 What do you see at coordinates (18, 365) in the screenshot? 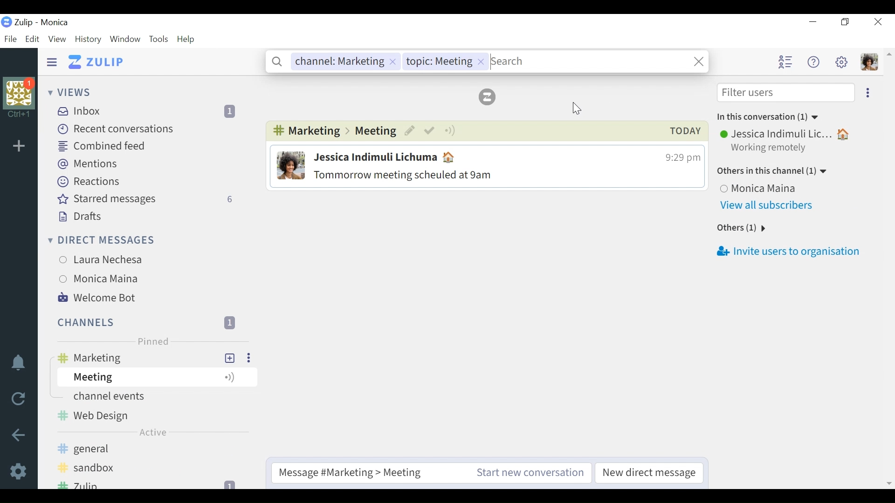
I see `Notifications` at bounding box center [18, 365].